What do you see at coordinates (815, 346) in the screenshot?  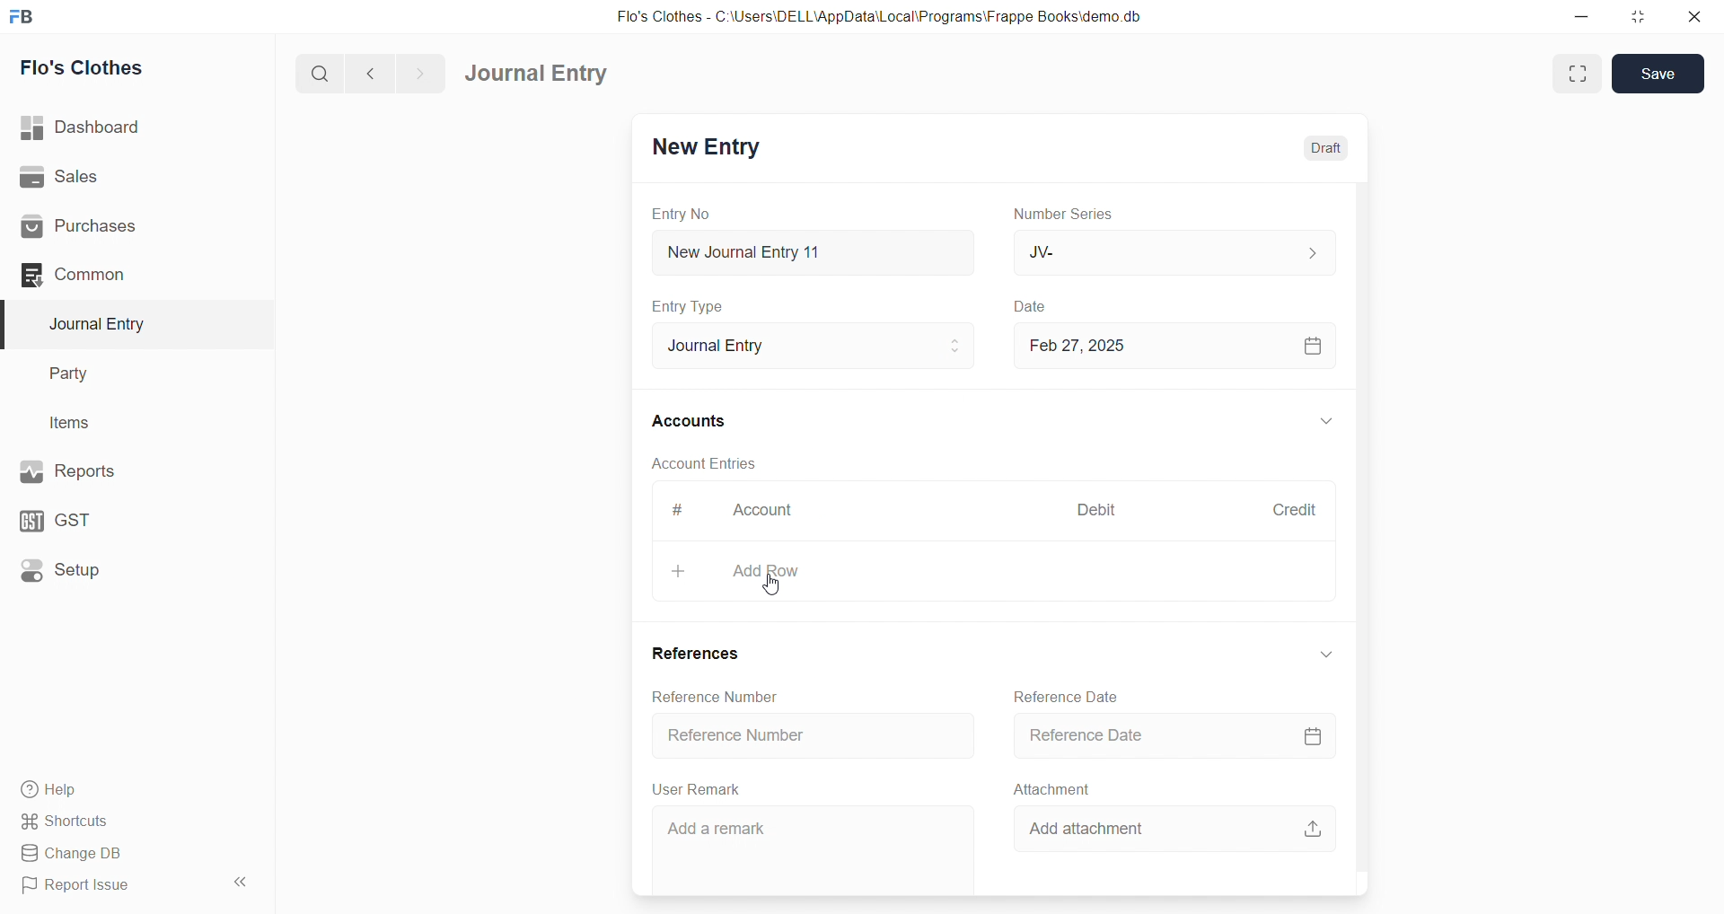 I see `Journal Entry` at bounding box center [815, 346].